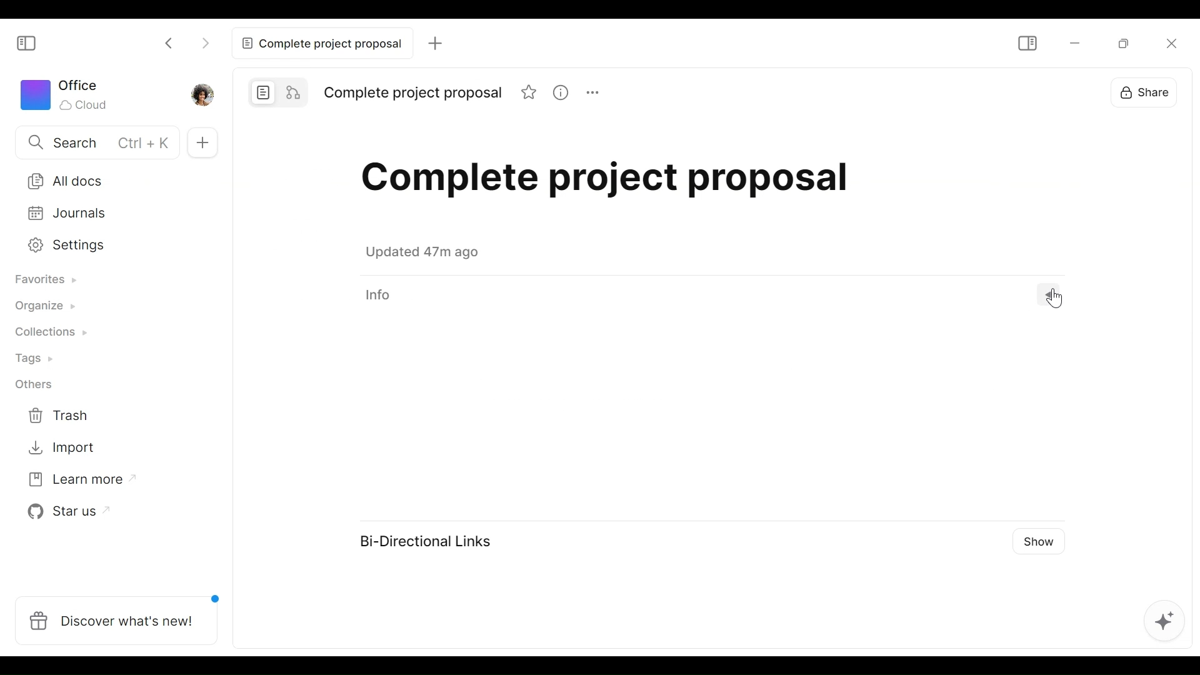 The image size is (1200, 675). I want to click on AFFiNE AI, so click(1161, 619).